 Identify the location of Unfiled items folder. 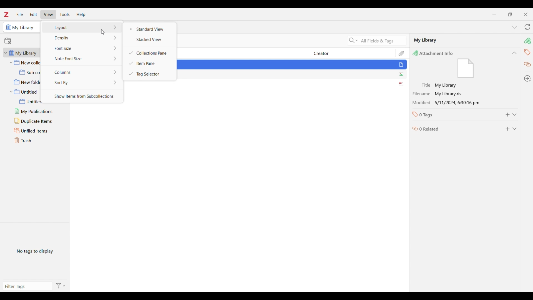
(36, 131).